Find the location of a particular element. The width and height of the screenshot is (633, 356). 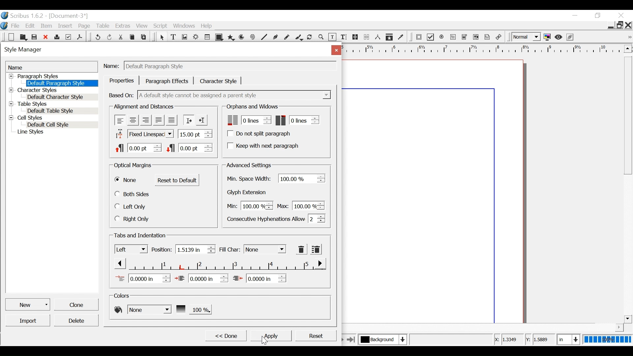

Align left is located at coordinates (120, 120).